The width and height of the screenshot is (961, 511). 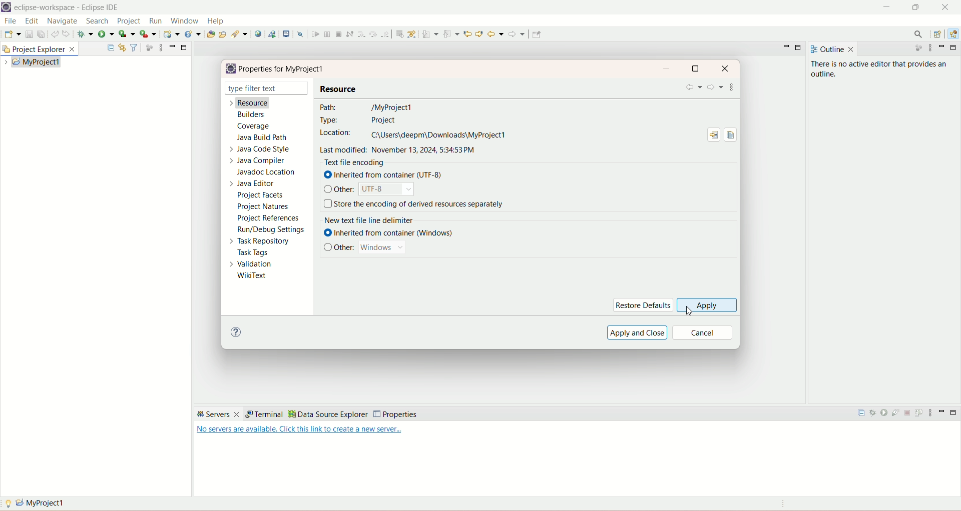 What do you see at coordinates (148, 47) in the screenshot?
I see `focus on active task` at bounding box center [148, 47].